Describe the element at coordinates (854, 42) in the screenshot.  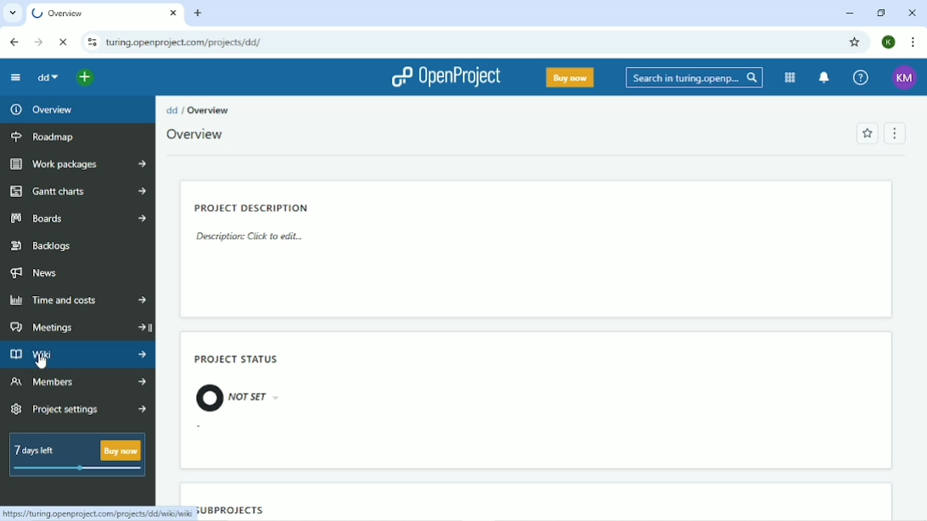
I see `Bookmark this tab` at that location.